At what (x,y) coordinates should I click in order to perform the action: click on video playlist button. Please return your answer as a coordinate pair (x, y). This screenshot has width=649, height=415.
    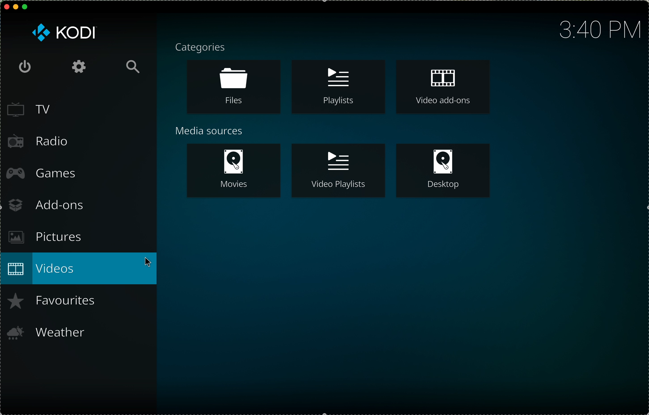
    Looking at the image, I should click on (337, 172).